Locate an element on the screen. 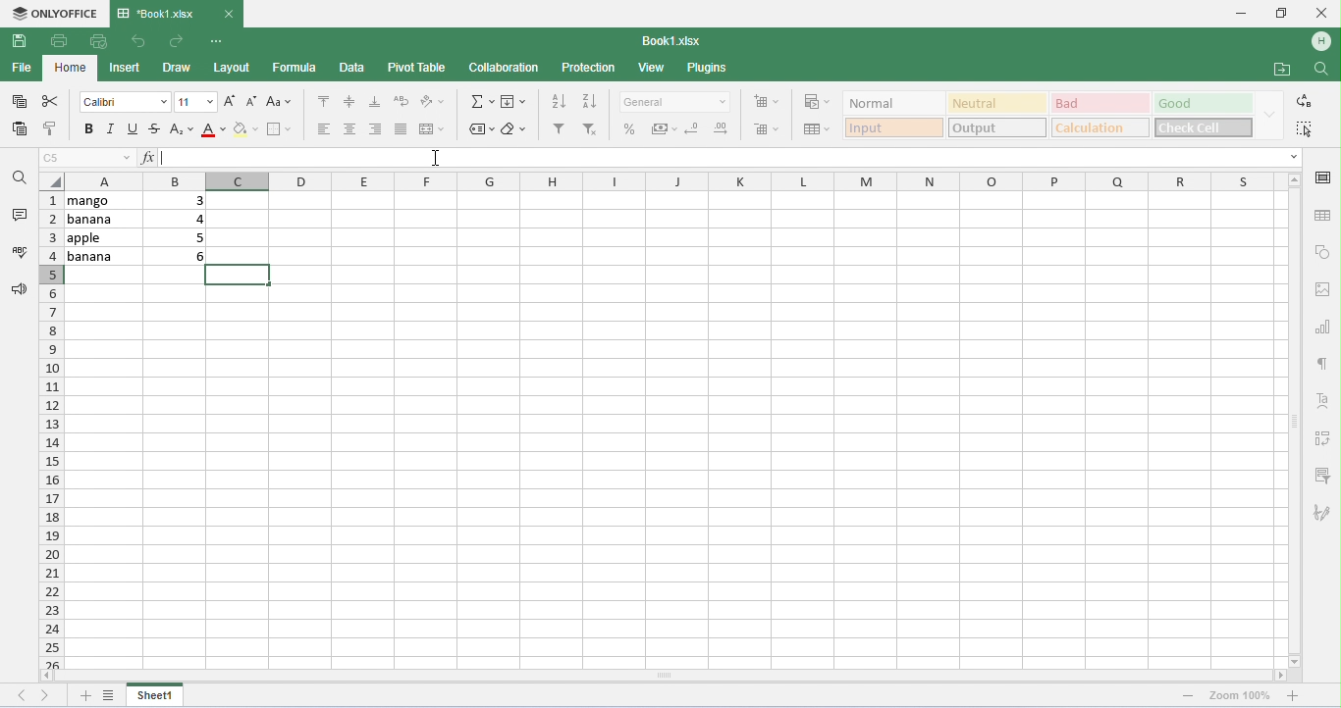  list of sheets is located at coordinates (109, 694).